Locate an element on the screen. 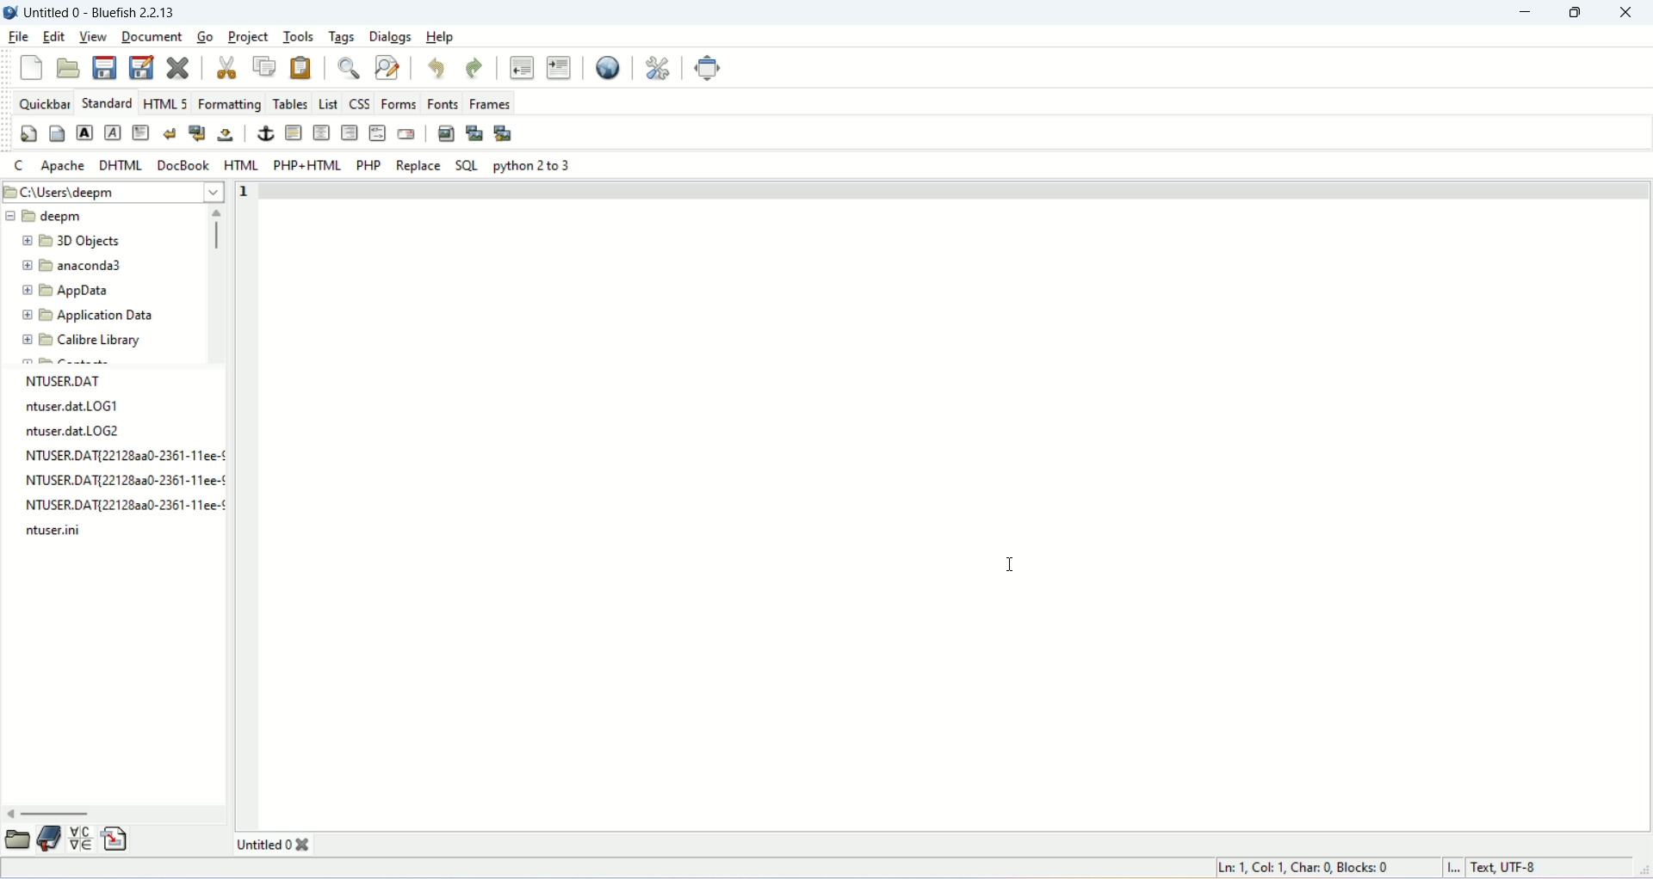  ntuser.dat.LOG1 is located at coordinates (67, 409).